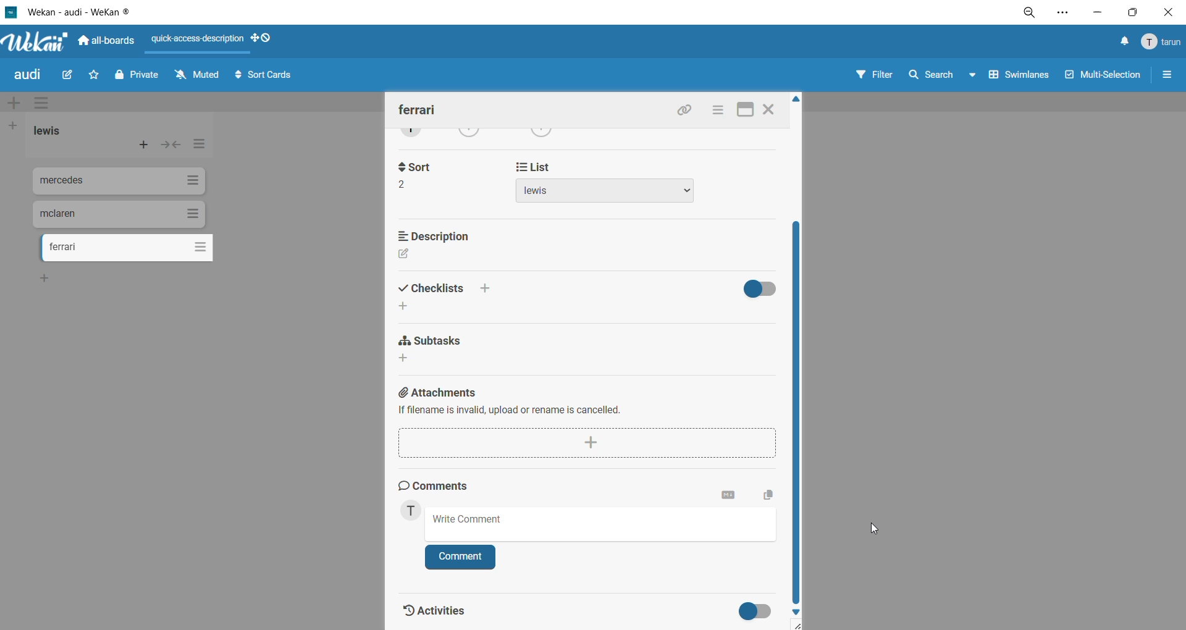 This screenshot has height=630, width=1186. Describe the element at coordinates (605, 182) in the screenshot. I see `list` at that location.